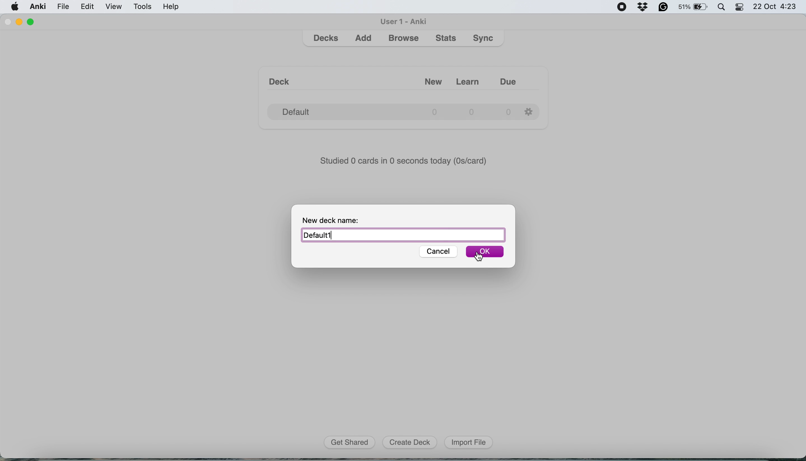  Describe the element at coordinates (404, 21) in the screenshot. I see `user 1 - Anki` at that location.